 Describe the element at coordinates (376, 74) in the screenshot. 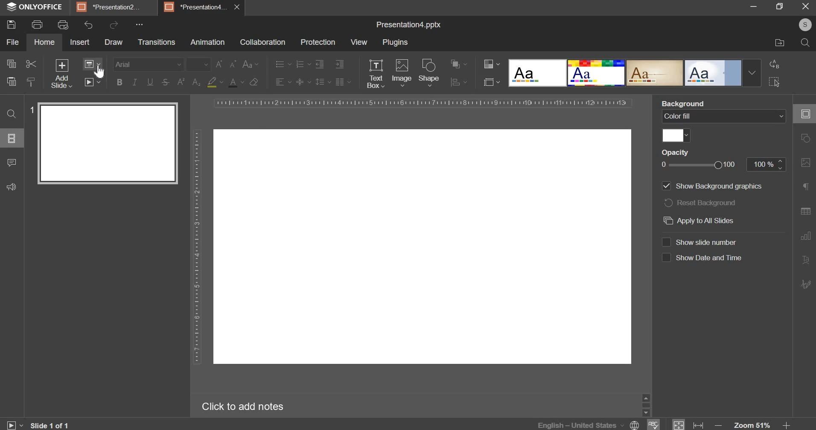

I see `text box` at that location.